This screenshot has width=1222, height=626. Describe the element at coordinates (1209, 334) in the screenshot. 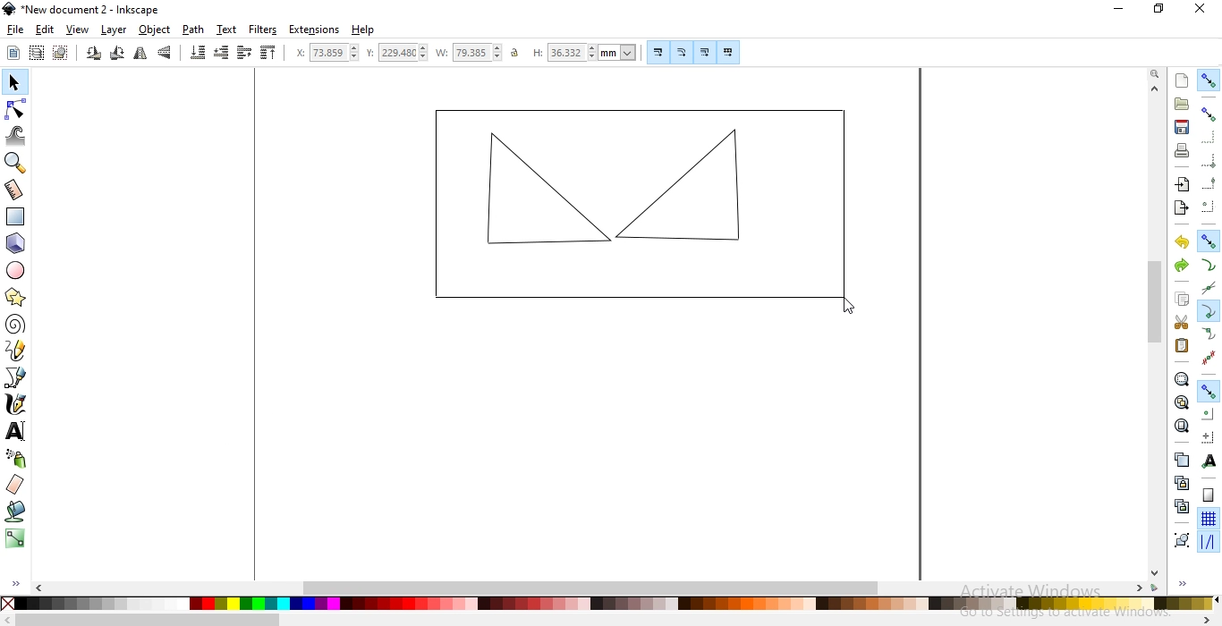

I see `snap smooth nodes incl quadrant points of ellipses` at that location.